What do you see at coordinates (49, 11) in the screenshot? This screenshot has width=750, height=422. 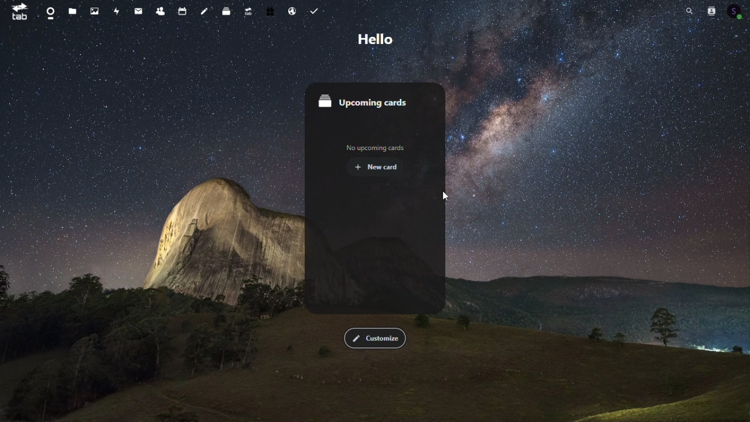 I see `dashboard` at bounding box center [49, 11].